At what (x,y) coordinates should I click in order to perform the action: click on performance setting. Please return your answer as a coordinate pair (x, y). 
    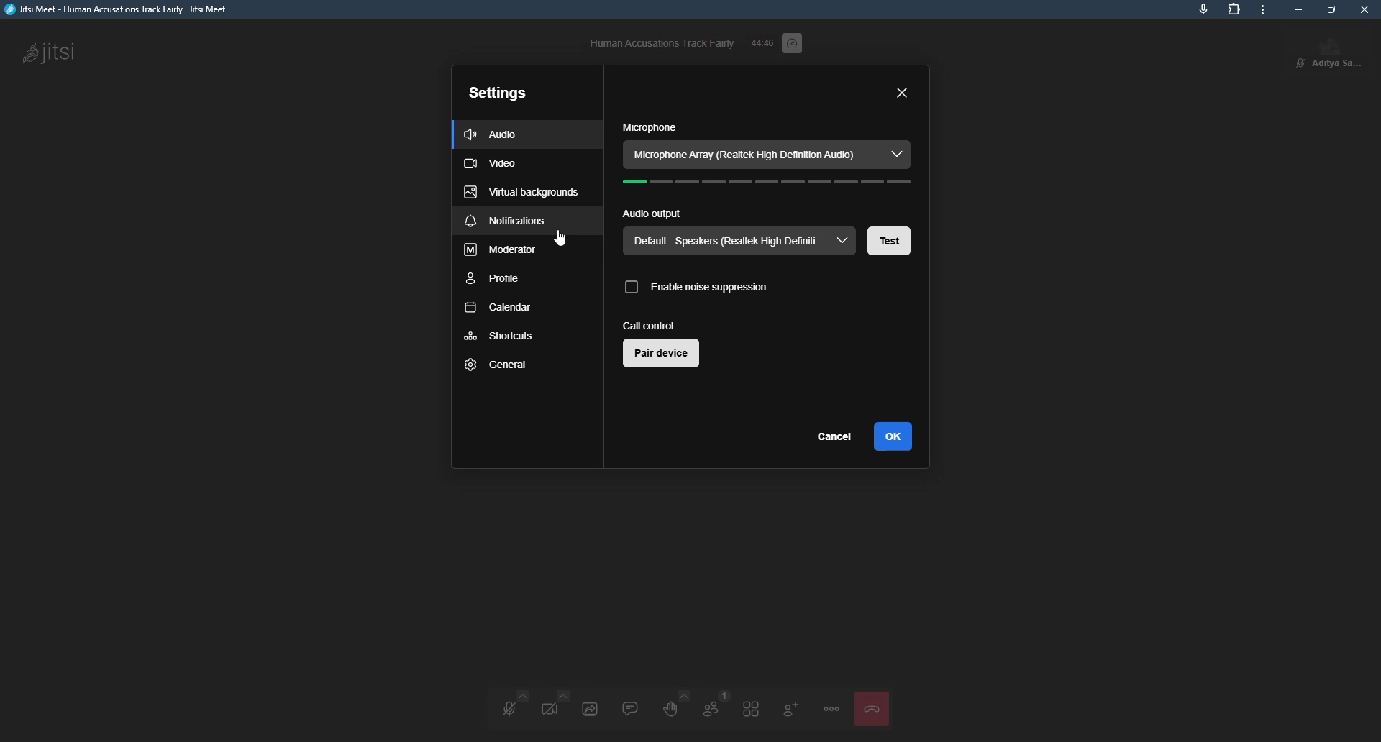
    Looking at the image, I should click on (796, 44).